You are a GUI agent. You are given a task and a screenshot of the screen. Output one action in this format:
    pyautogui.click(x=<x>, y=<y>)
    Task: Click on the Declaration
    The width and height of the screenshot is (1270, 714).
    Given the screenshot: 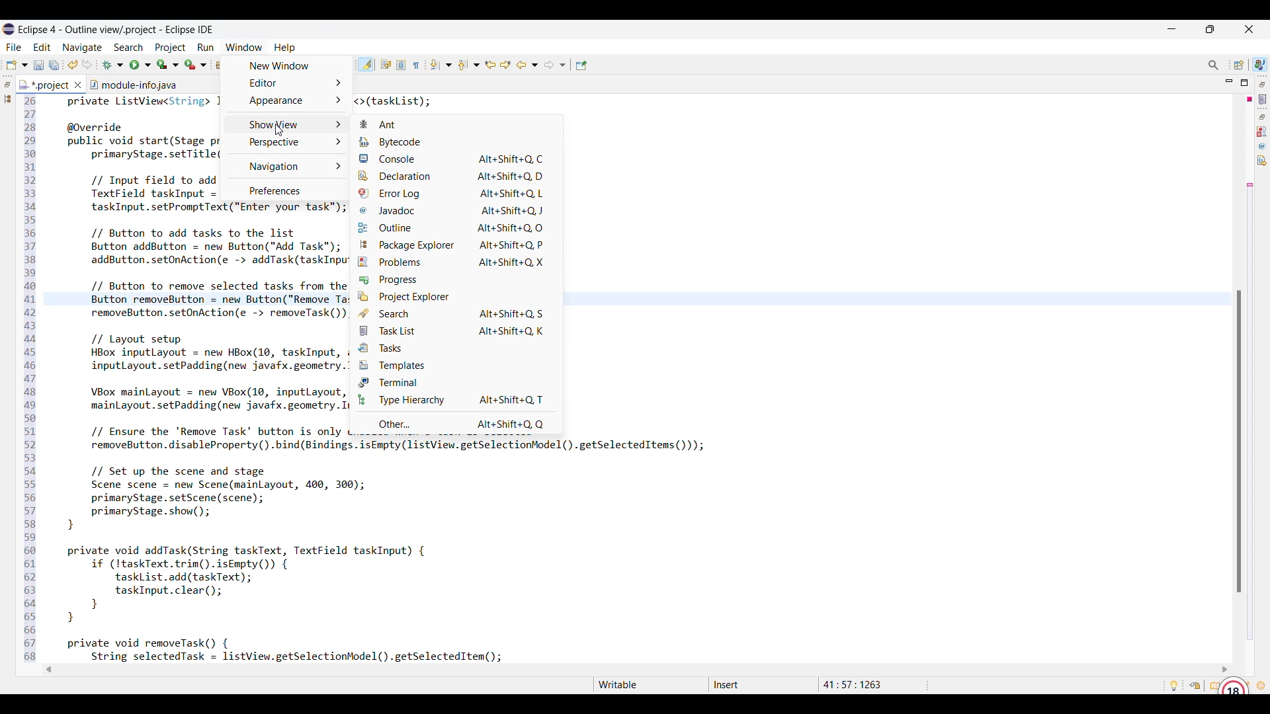 What is the action you would take?
    pyautogui.click(x=1262, y=161)
    